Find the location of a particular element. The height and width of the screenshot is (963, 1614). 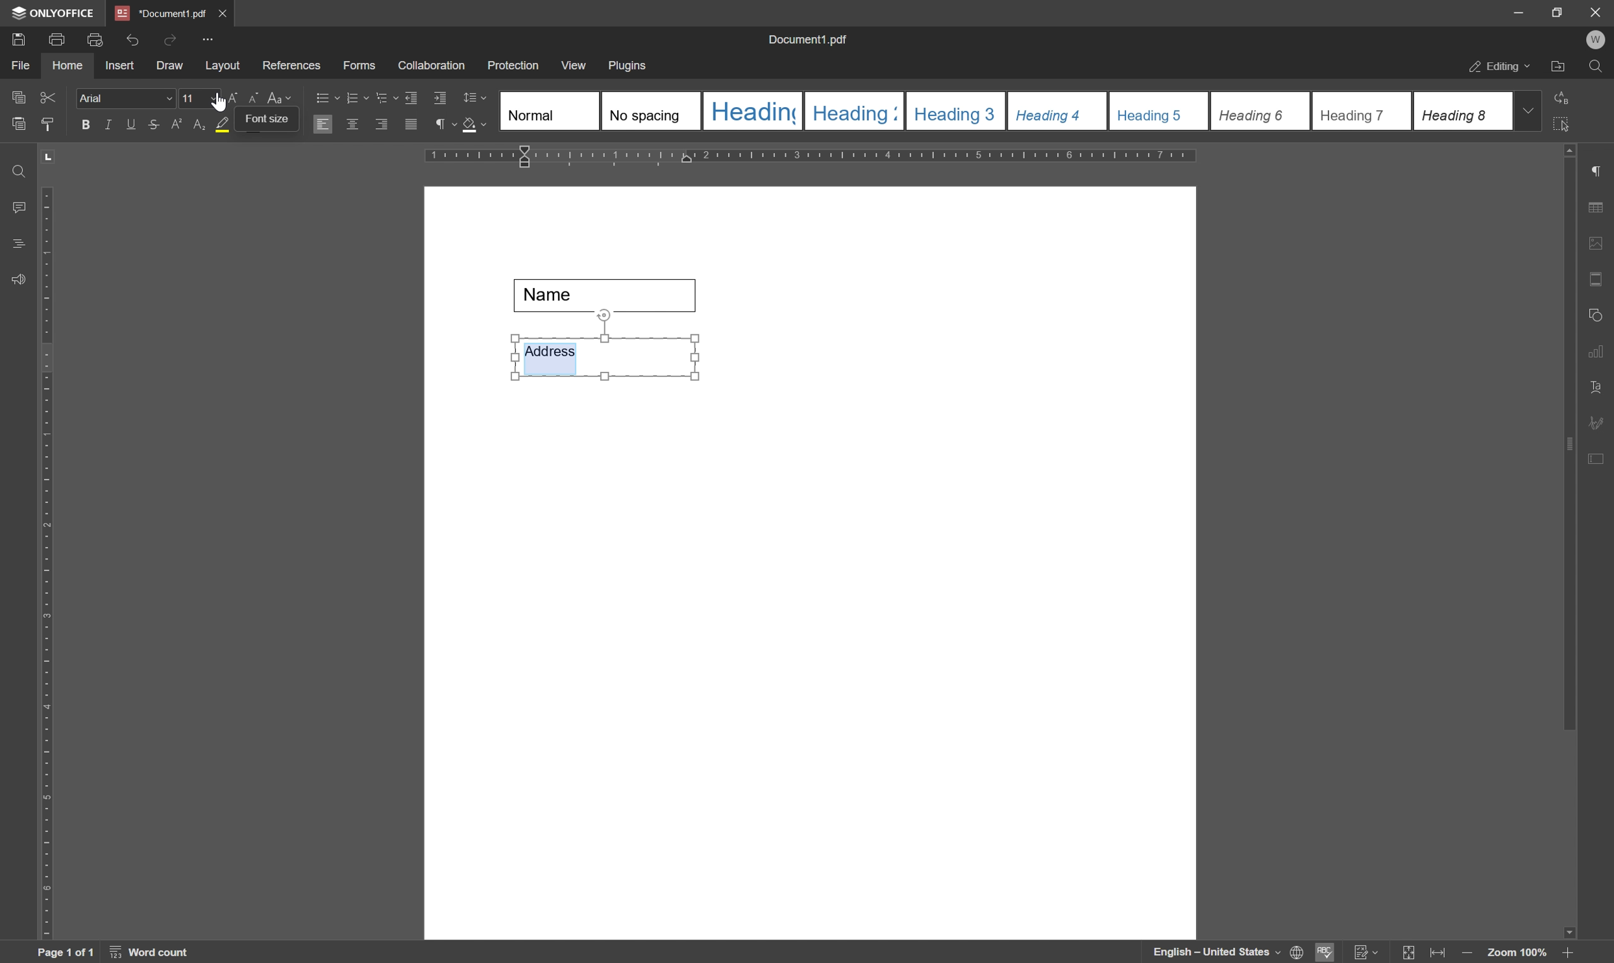

cut is located at coordinates (47, 96).